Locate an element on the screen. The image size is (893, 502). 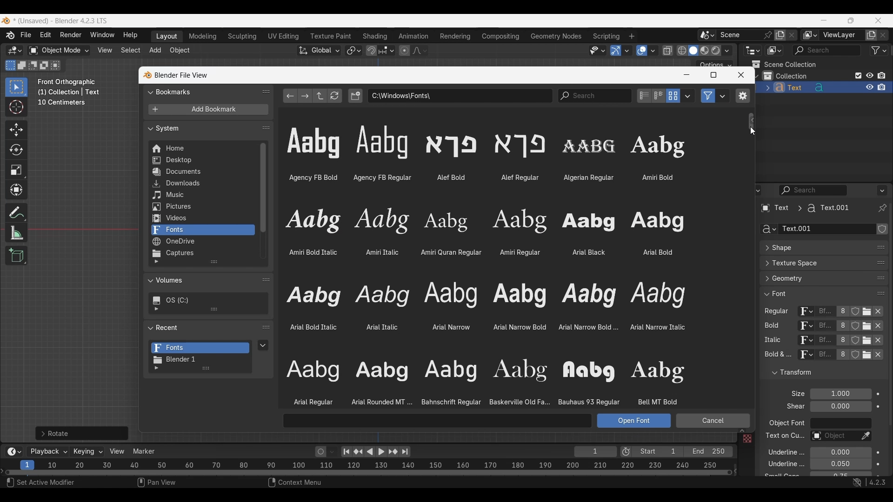
nlink respective attribute is located at coordinates (862, 327).